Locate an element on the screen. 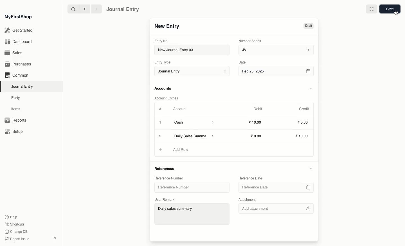 This screenshot has height=246, width=405. 1 is located at coordinates (161, 123).